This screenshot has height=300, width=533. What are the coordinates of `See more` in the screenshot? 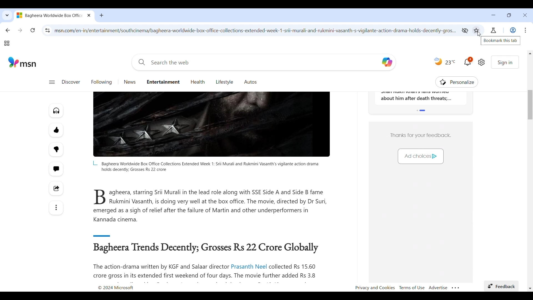 It's located at (56, 208).